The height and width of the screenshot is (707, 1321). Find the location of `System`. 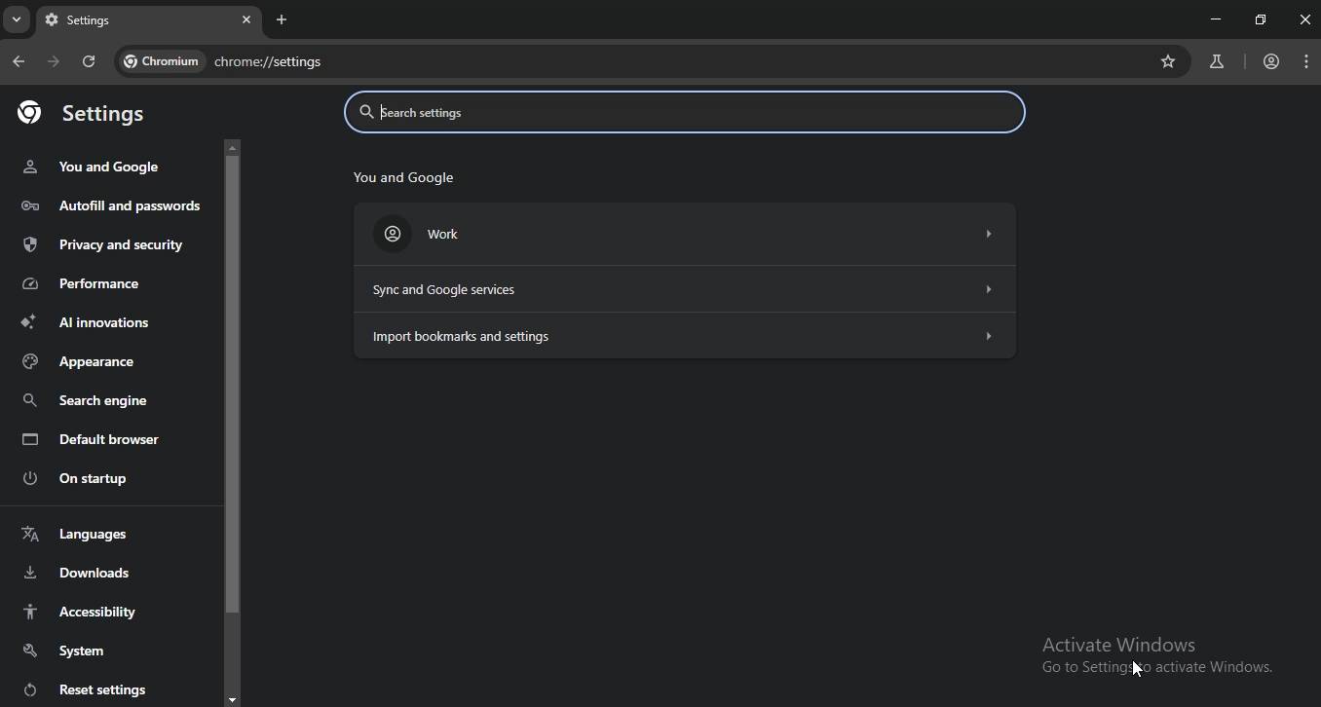

System is located at coordinates (63, 650).